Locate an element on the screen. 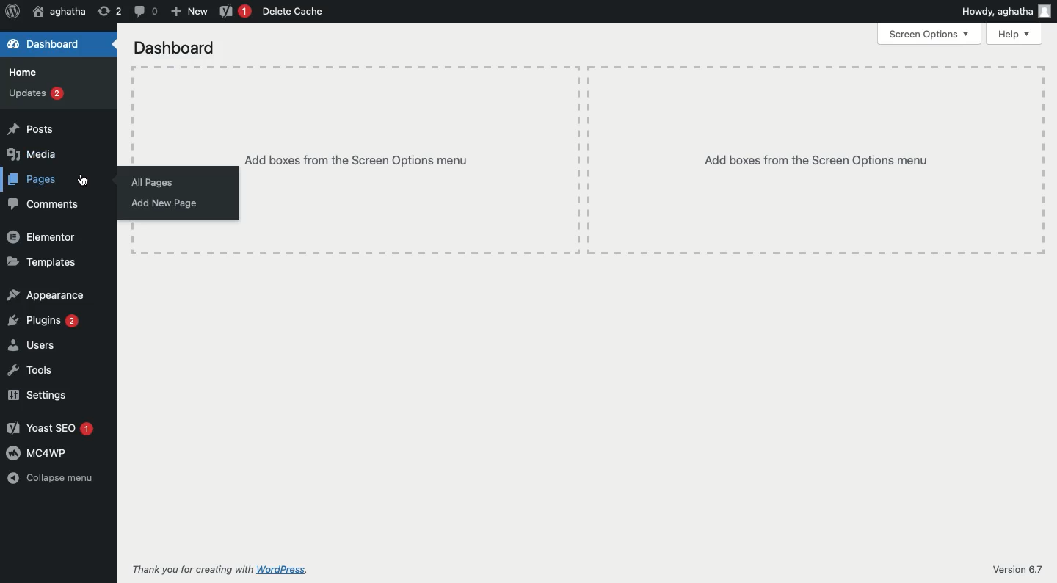 This screenshot has height=583, width=1057. Tools is located at coordinates (51, 370).